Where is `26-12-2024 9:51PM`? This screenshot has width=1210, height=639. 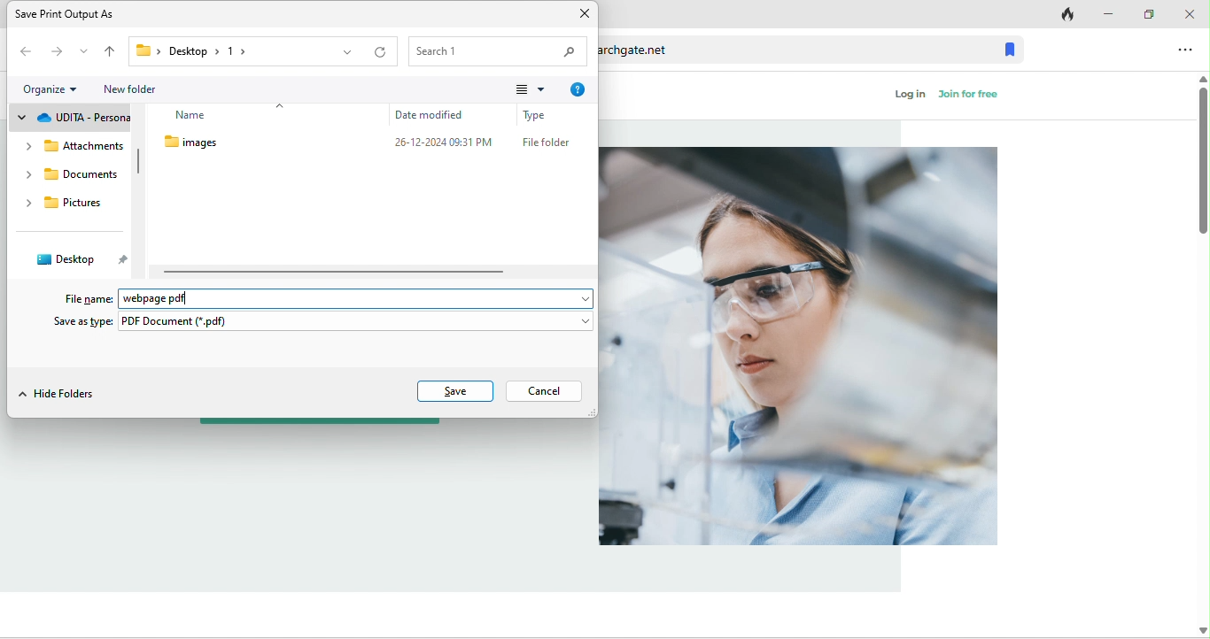 26-12-2024 9:51PM is located at coordinates (446, 144).